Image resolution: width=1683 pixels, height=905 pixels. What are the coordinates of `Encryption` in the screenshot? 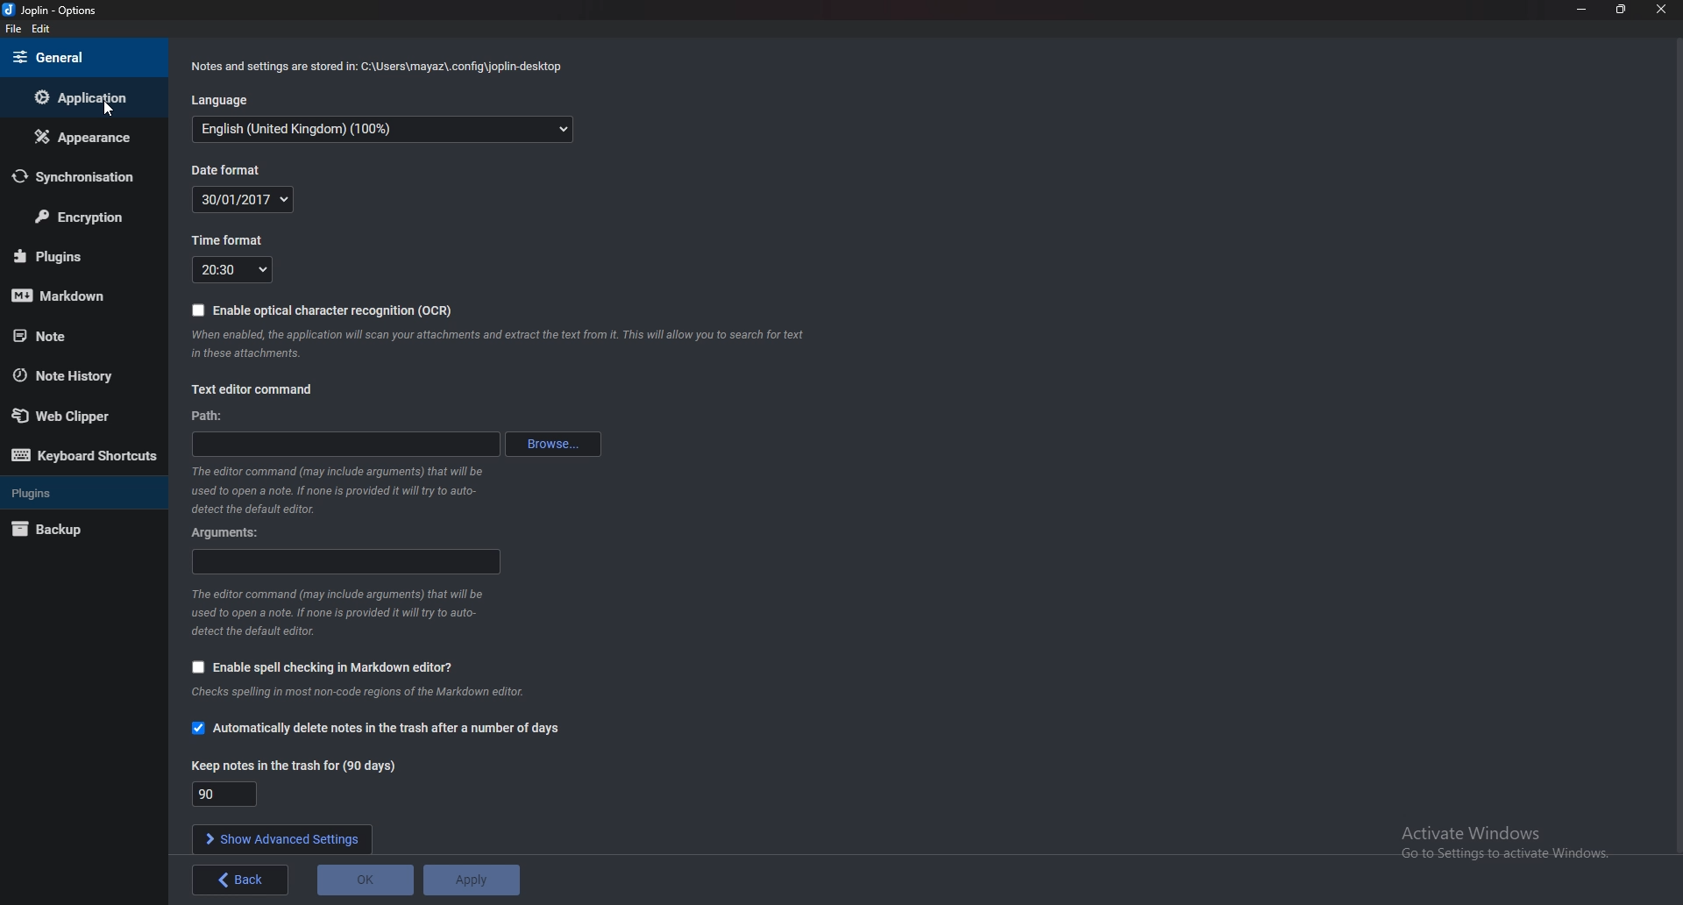 It's located at (87, 216).